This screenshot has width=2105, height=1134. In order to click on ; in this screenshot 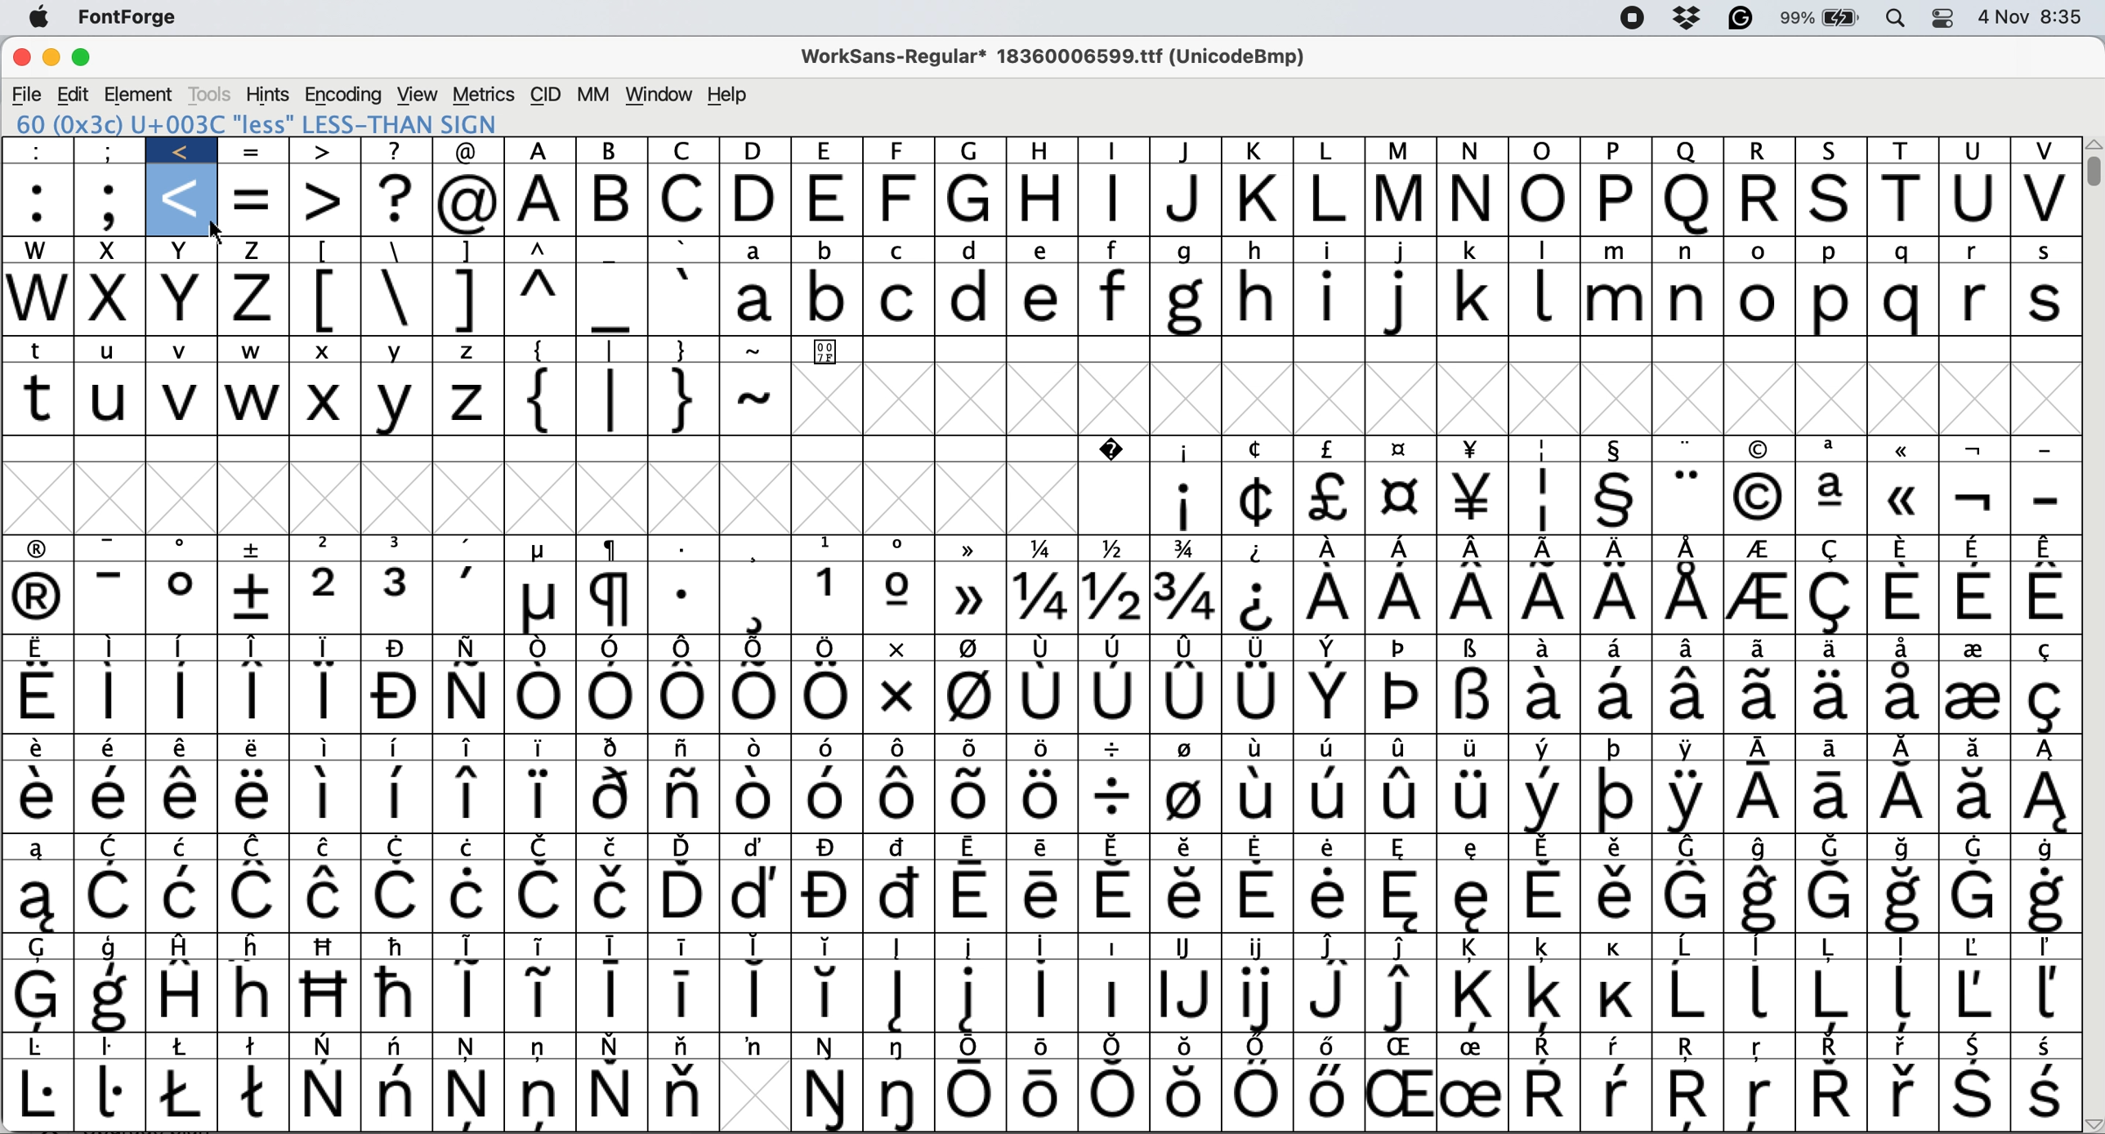, I will do `click(109, 151)`.